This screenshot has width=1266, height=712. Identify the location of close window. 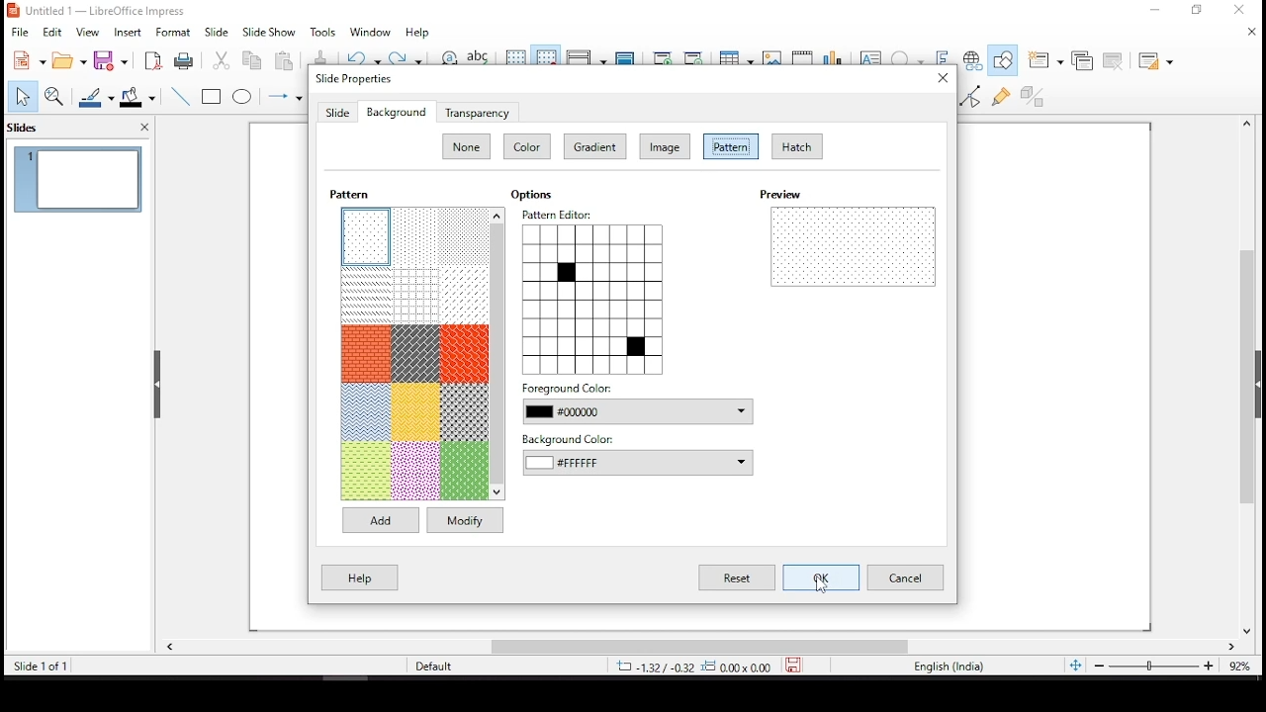
(944, 76).